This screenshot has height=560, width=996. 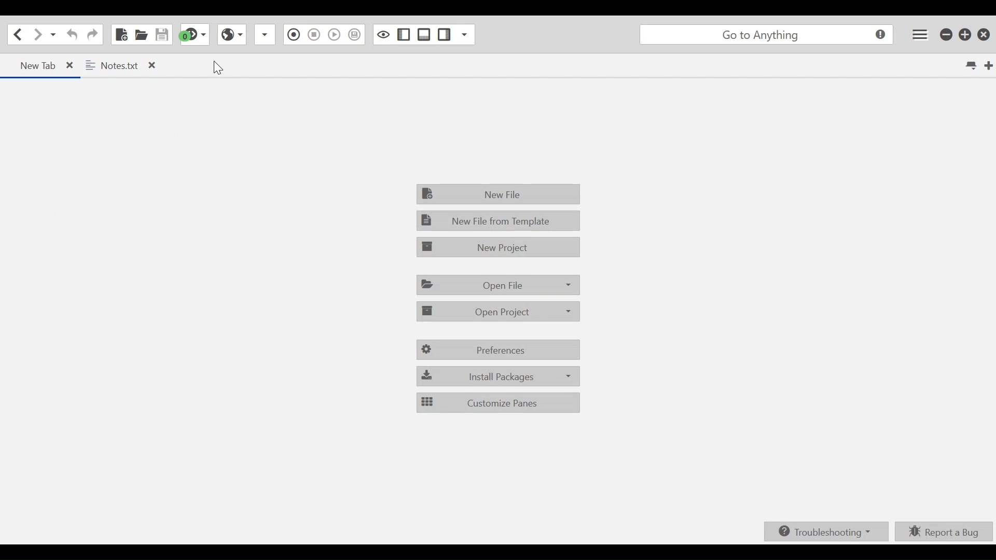 What do you see at coordinates (163, 34) in the screenshot?
I see `Save File` at bounding box center [163, 34].